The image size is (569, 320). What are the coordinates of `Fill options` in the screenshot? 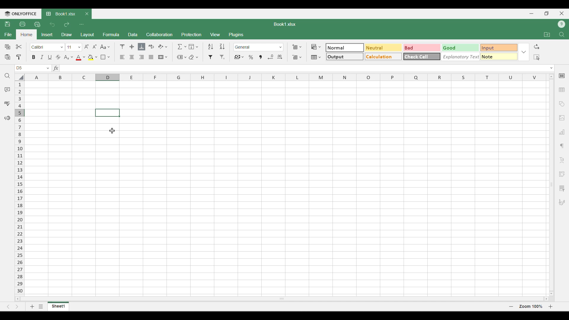 It's located at (194, 47).